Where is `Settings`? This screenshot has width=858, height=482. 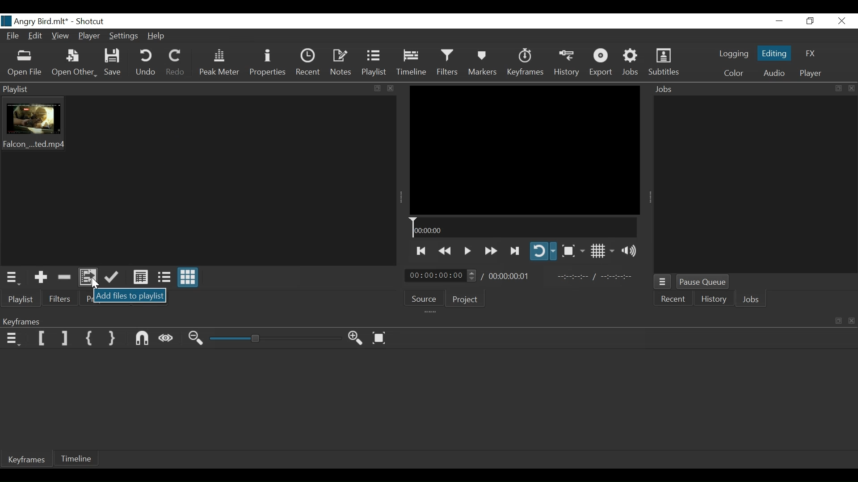
Settings is located at coordinates (124, 37).